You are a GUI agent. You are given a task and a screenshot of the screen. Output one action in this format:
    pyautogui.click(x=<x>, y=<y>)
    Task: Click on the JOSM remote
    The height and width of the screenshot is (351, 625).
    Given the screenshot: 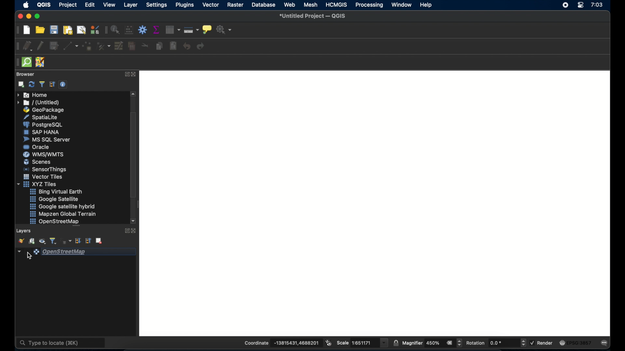 What is the action you would take?
    pyautogui.click(x=41, y=62)
    